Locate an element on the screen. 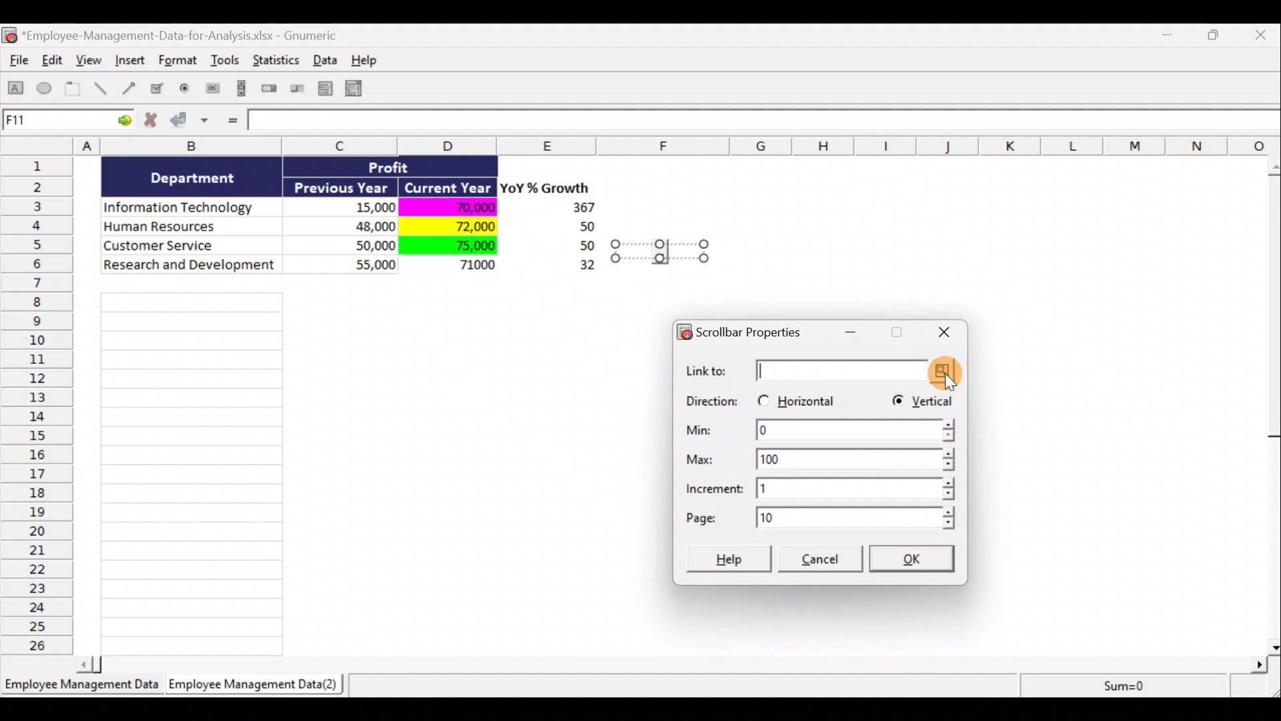  Sheet 2 is located at coordinates (257, 688).